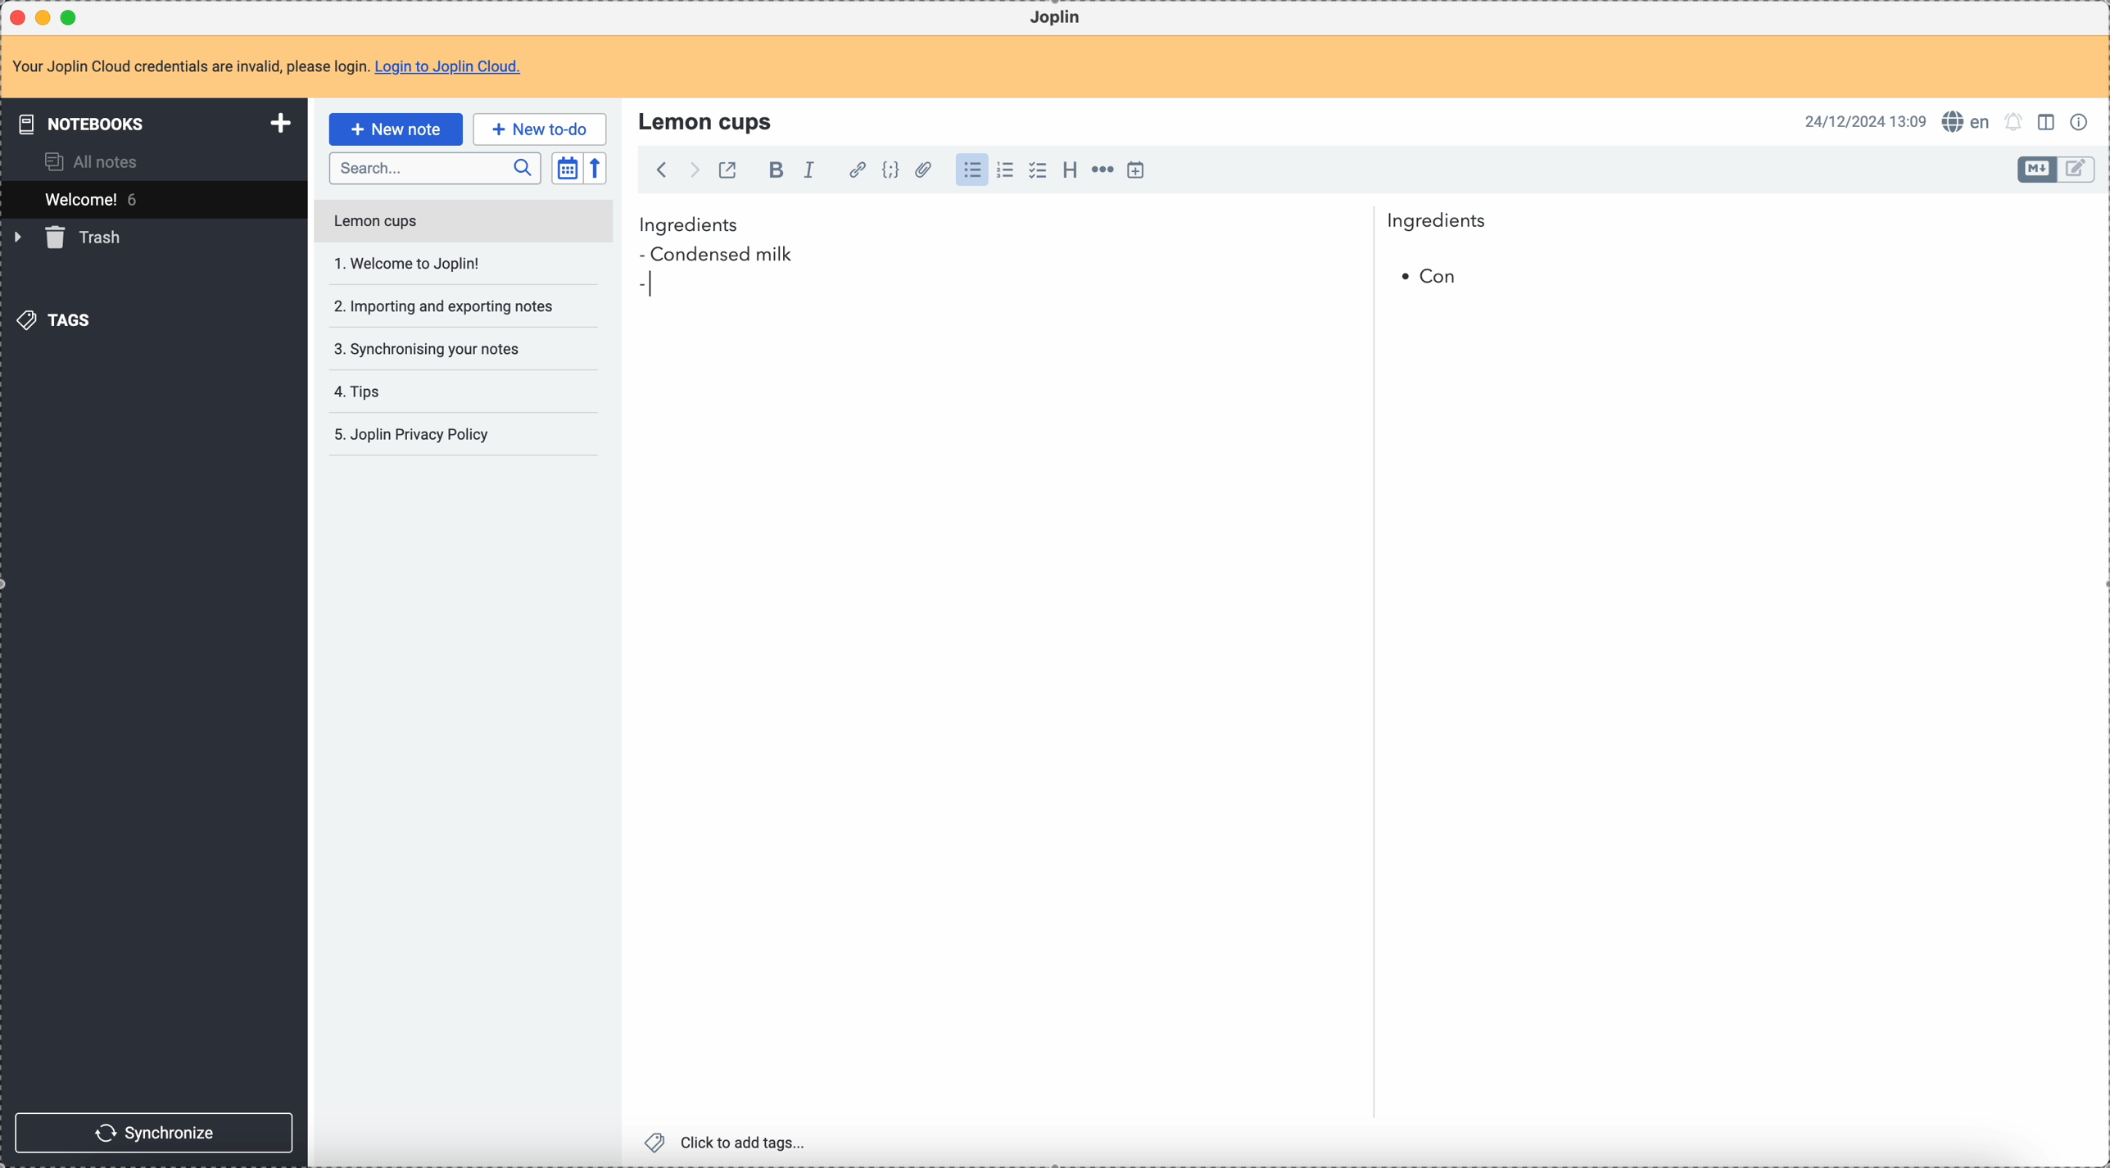  What do you see at coordinates (97, 161) in the screenshot?
I see `all notes` at bounding box center [97, 161].